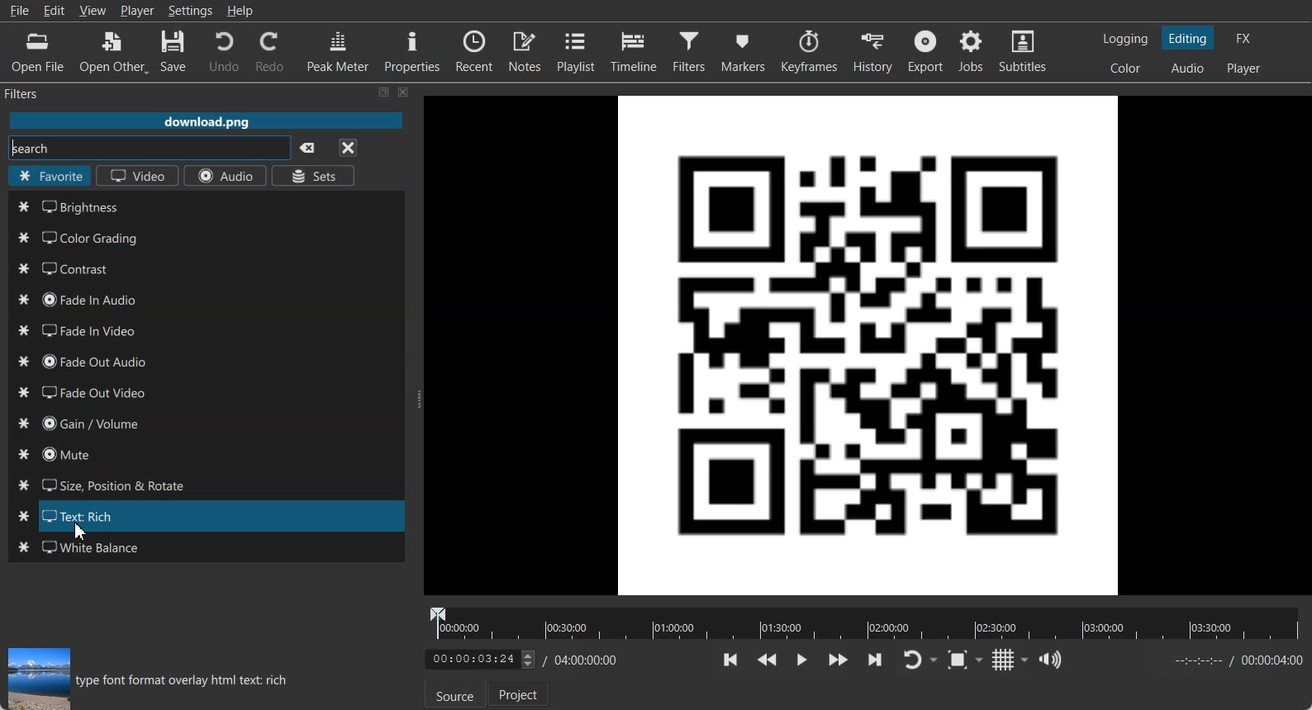 Image resolution: width=1312 pixels, height=710 pixels. What do you see at coordinates (452, 695) in the screenshot?
I see `Source` at bounding box center [452, 695].